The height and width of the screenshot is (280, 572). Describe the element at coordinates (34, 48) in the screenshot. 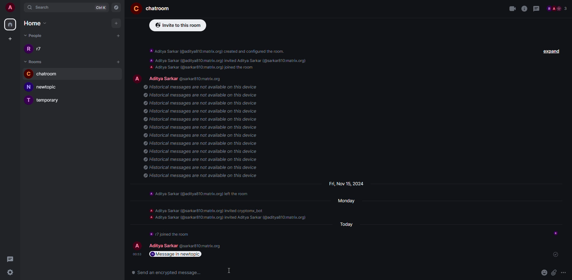

I see `r17` at that location.